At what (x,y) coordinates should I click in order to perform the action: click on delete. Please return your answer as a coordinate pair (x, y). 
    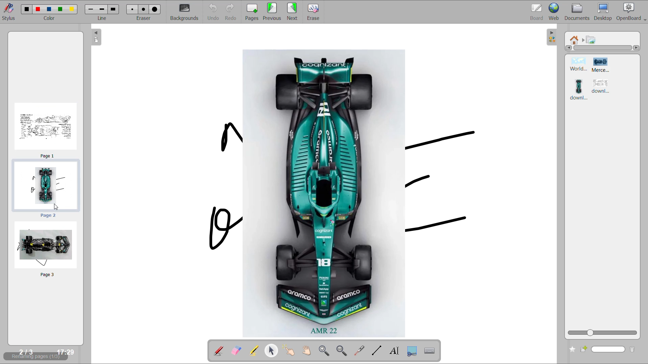
    Looking at the image, I should click on (633, 349).